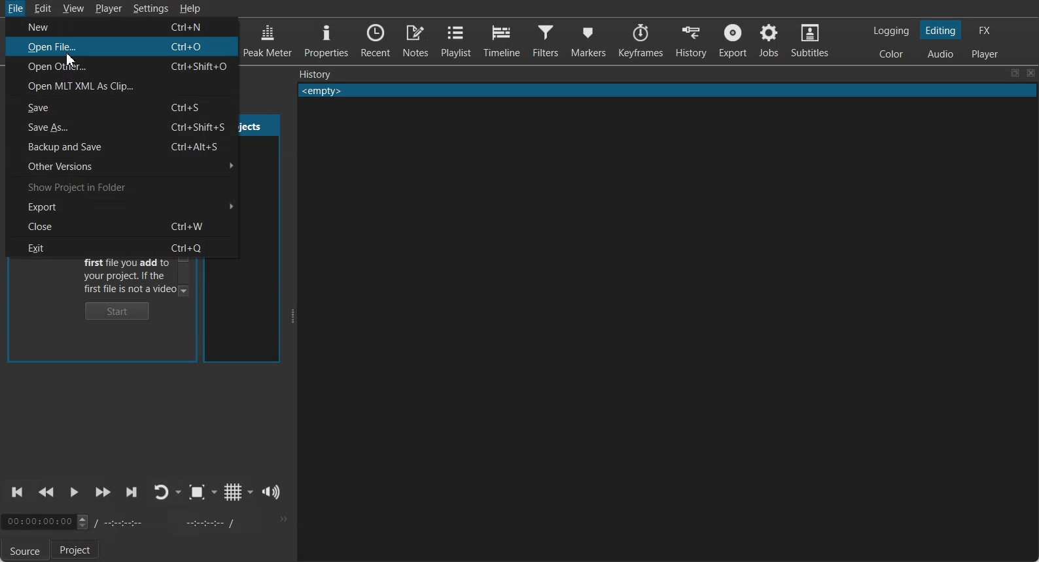 The height and width of the screenshot is (562, 1039). What do you see at coordinates (75, 225) in the screenshot?
I see `Close` at bounding box center [75, 225].